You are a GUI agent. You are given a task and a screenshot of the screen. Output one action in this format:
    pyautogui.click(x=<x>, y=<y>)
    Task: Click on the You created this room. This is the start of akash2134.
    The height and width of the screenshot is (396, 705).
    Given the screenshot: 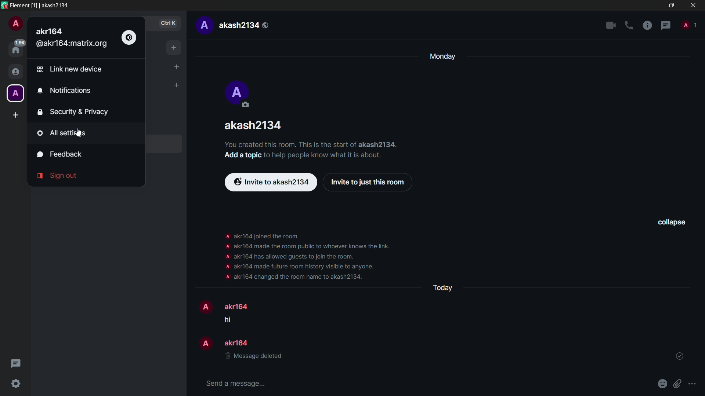 What is the action you would take?
    pyautogui.click(x=318, y=144)
    